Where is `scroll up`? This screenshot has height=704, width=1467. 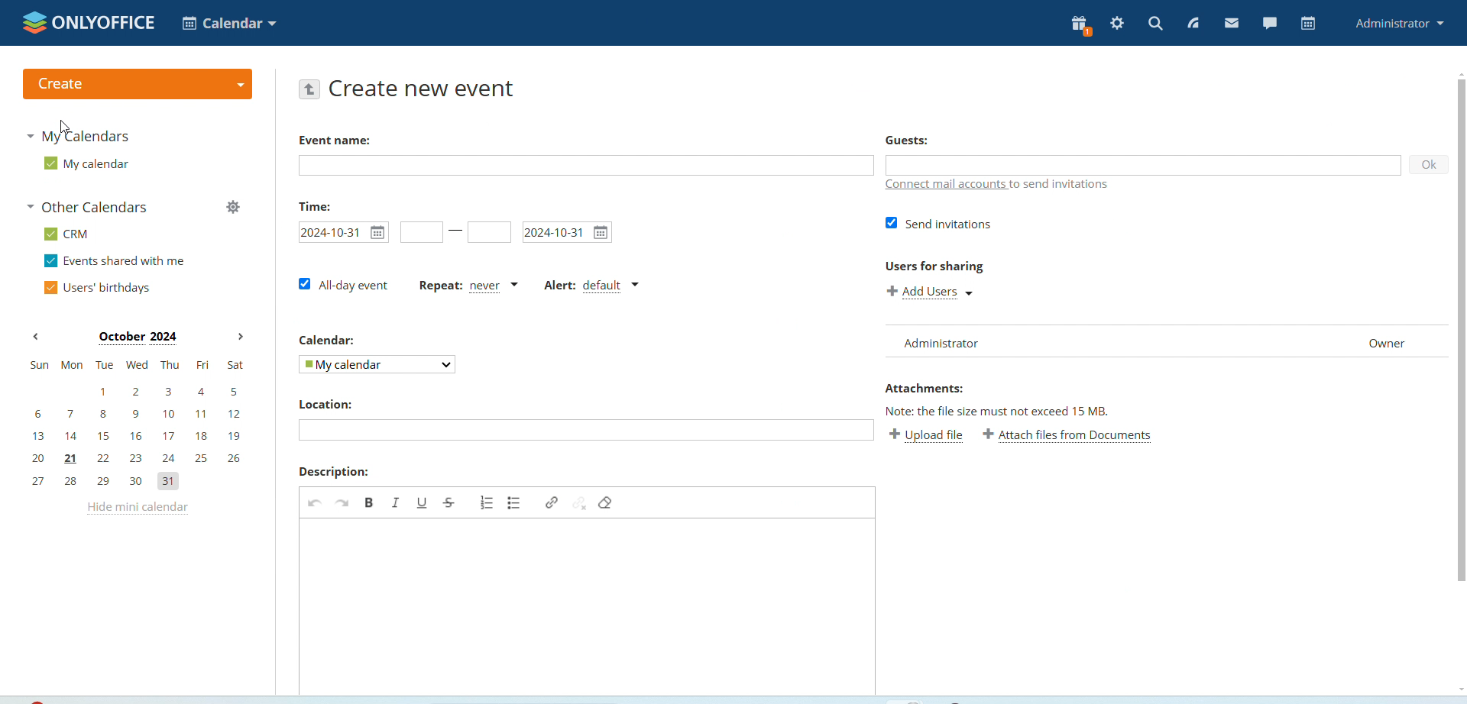
scroll up is located at coordinates (1458, 73).